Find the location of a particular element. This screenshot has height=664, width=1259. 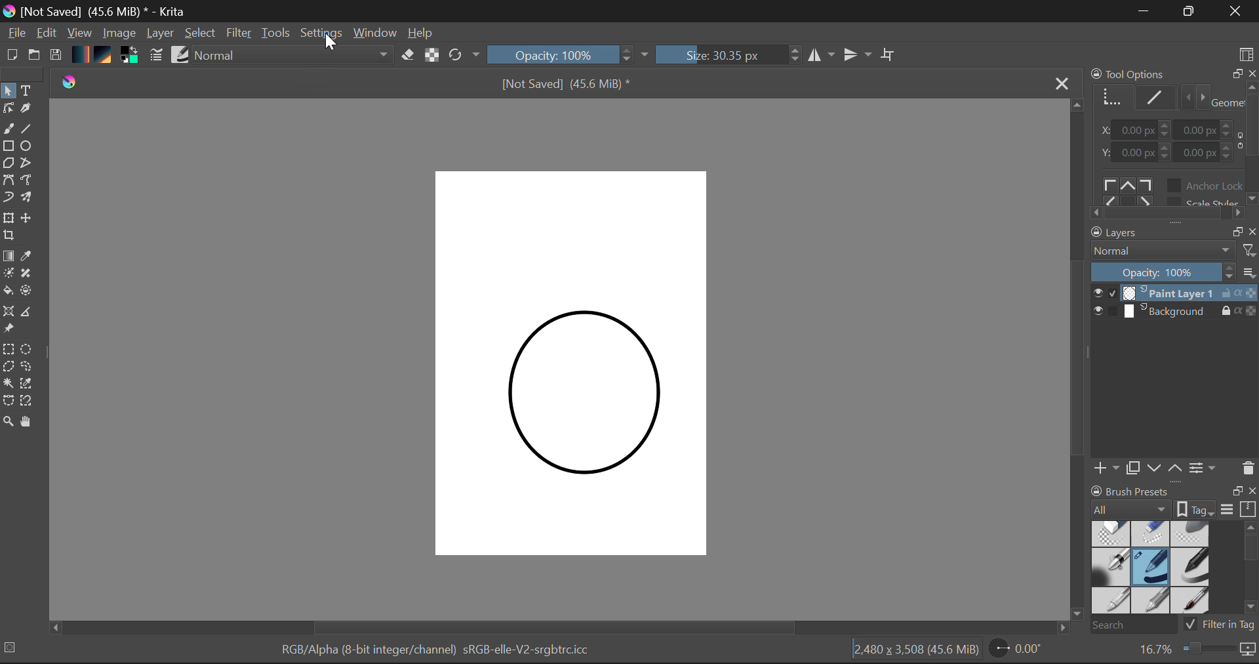

Eraser is located at coordinates (409, 56).